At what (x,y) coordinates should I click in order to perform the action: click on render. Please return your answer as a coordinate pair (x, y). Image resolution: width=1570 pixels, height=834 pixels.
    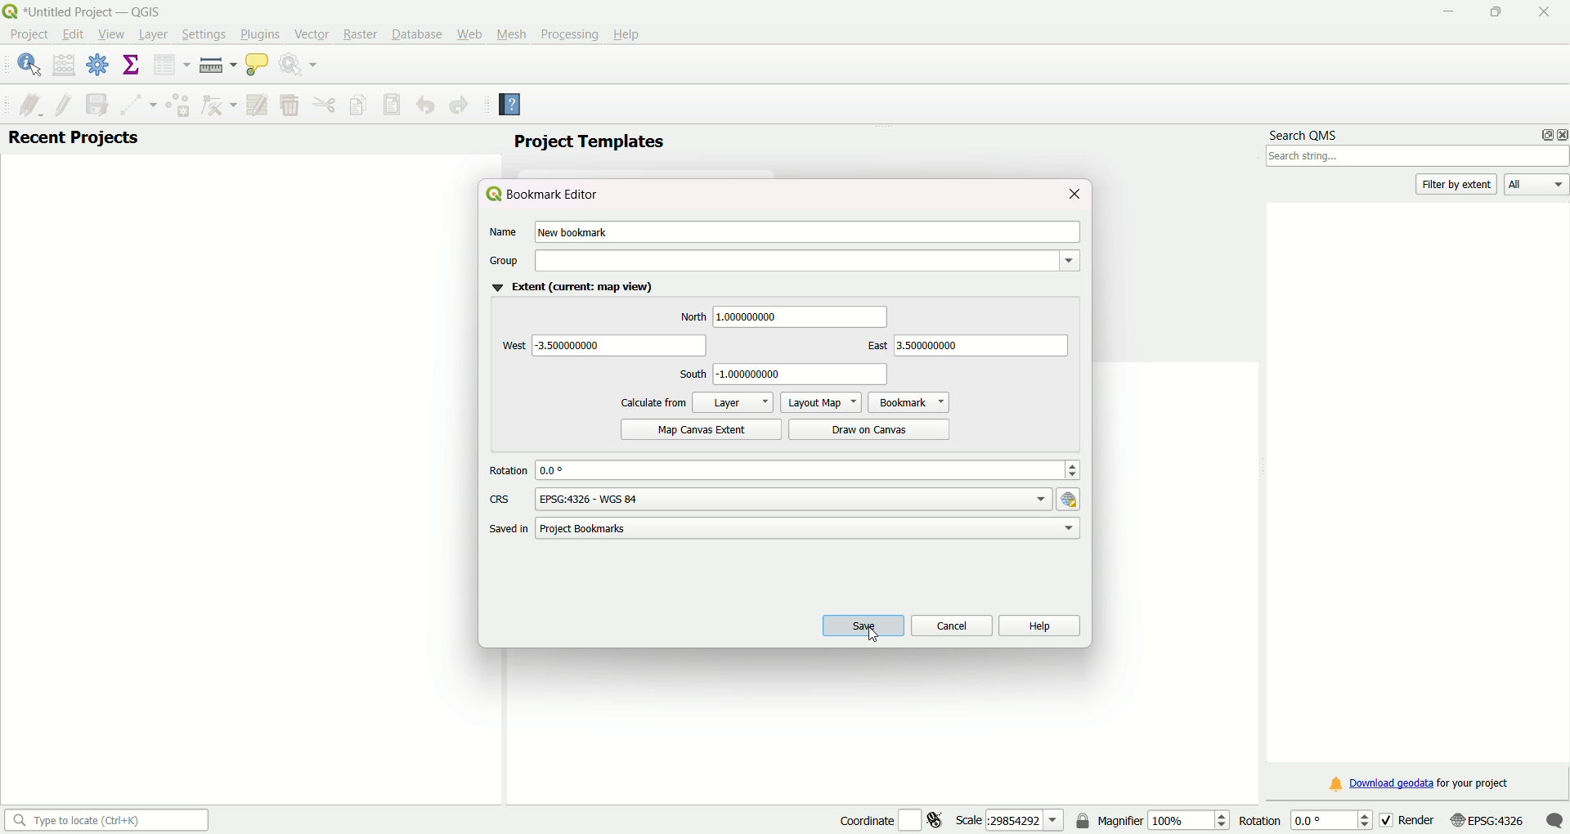
    Looking at the image, I should click on (1406, 818).